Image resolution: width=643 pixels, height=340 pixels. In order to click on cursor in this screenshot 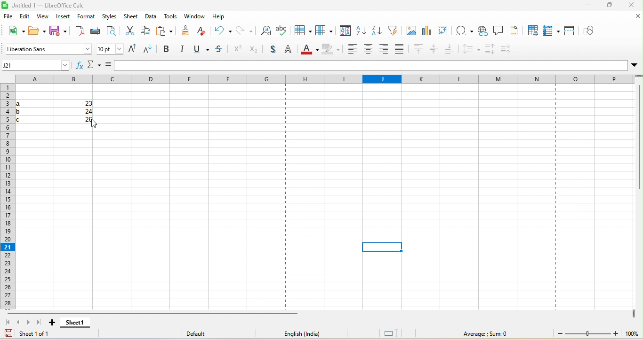, I will do `click(95, 124)`.